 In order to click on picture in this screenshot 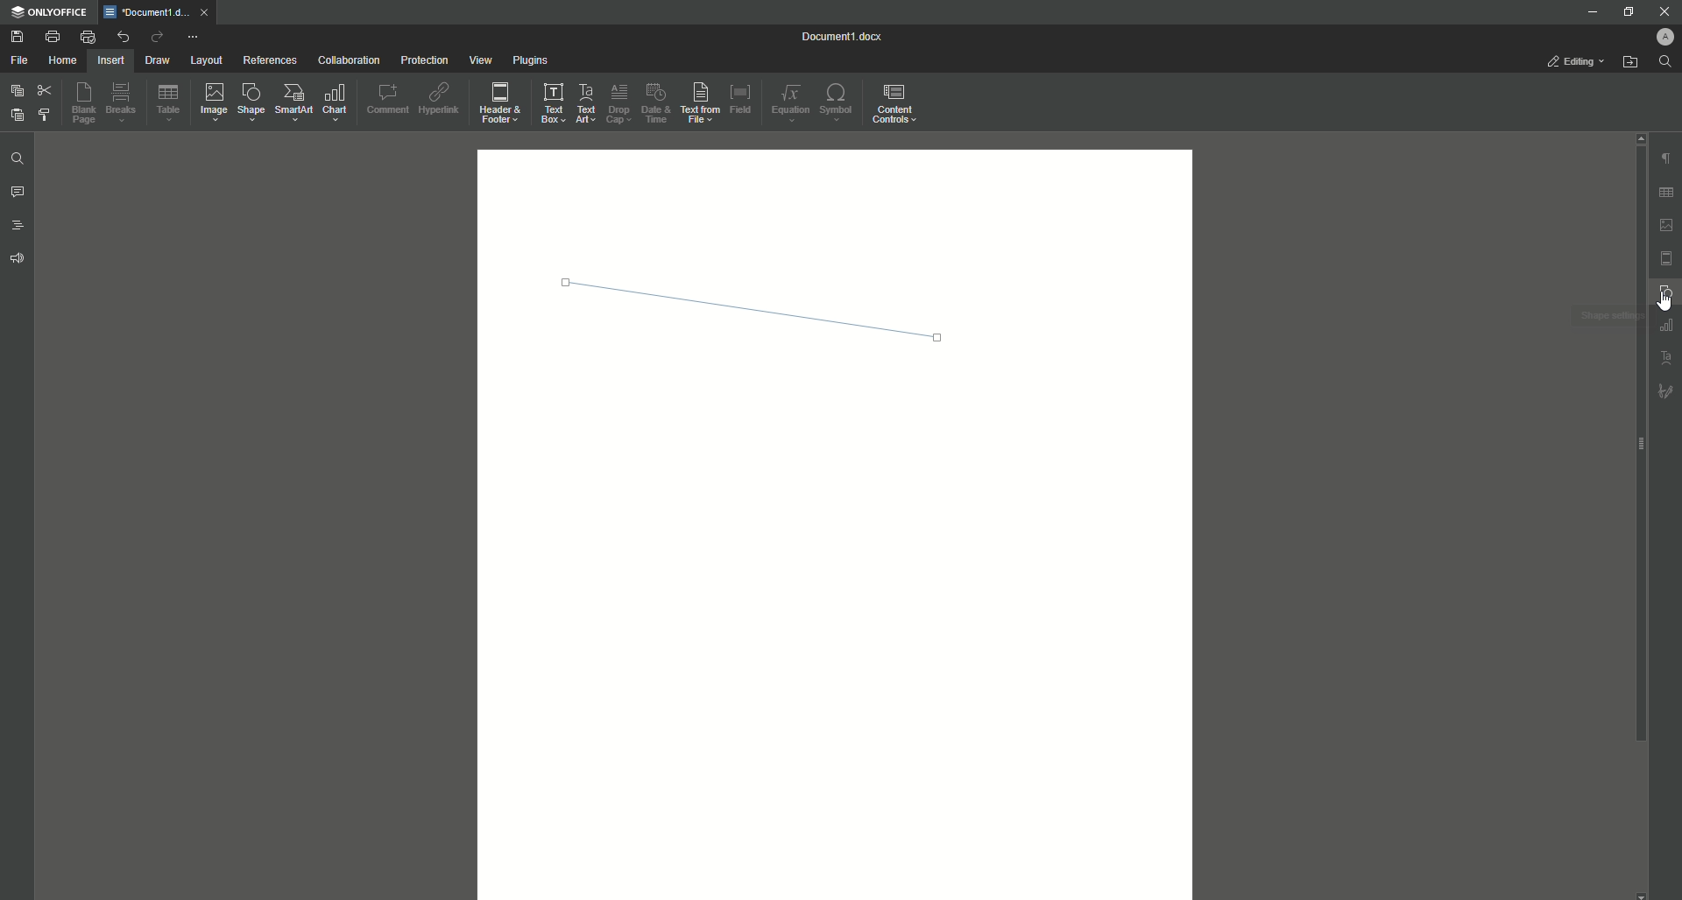, I will do `click(1665, 225)`.